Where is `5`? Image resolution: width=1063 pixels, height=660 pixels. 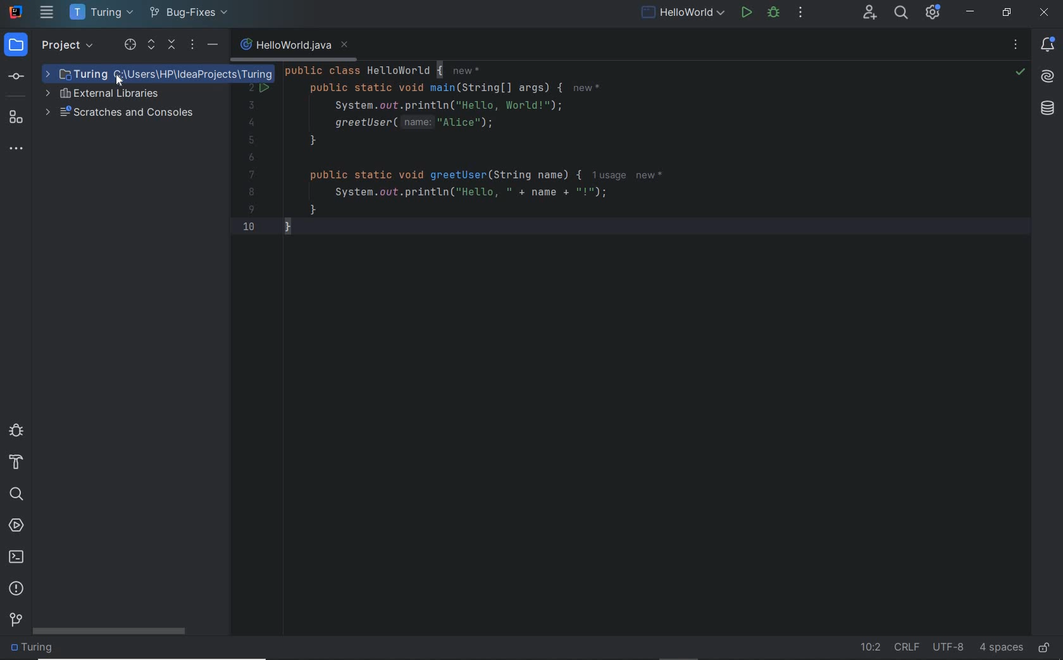 5 is located at coordinates (251, 140).